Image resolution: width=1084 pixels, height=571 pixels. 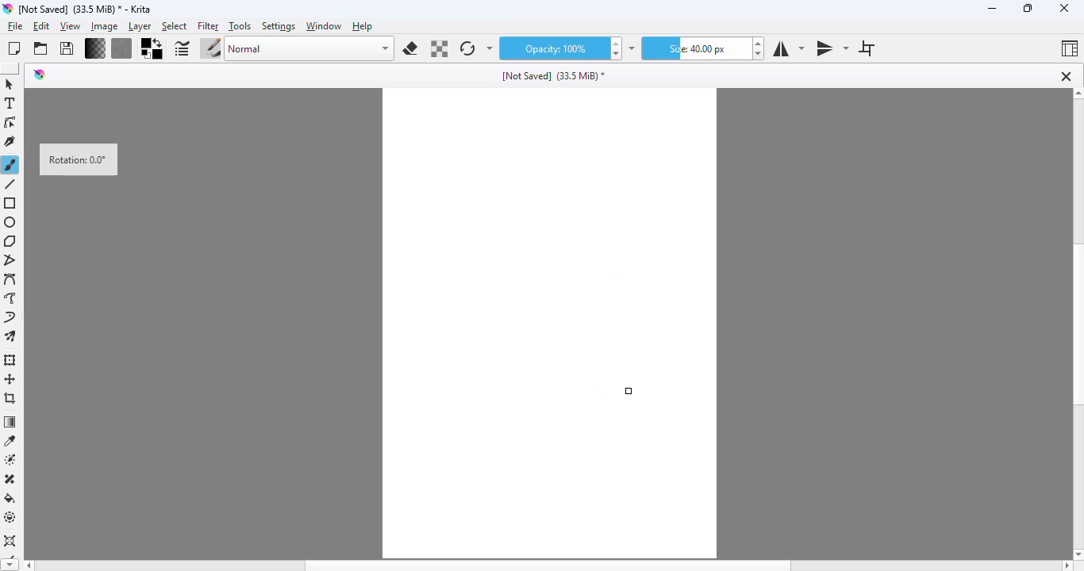 I want to click on multibrush tool, so click(x=12, y=337).